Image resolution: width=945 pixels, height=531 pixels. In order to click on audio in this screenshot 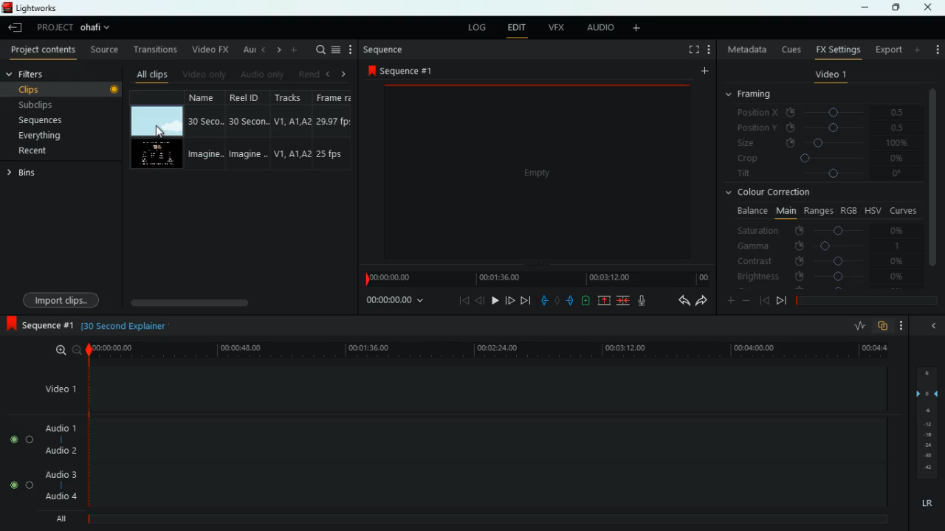, I will do `click(598, 28)`.